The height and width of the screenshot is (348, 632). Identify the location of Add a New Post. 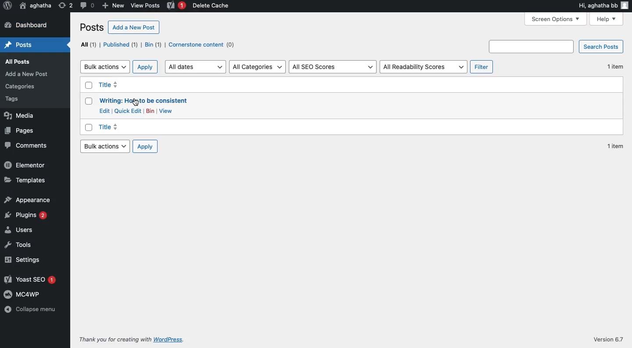
(137, 28).